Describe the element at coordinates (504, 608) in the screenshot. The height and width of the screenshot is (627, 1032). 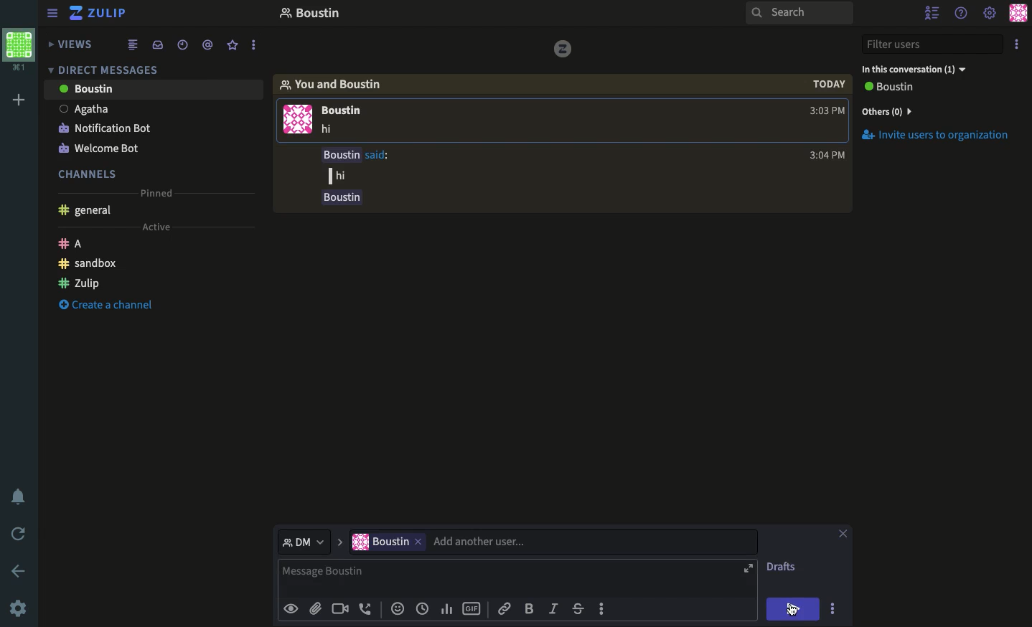
I see `Link` at that location.